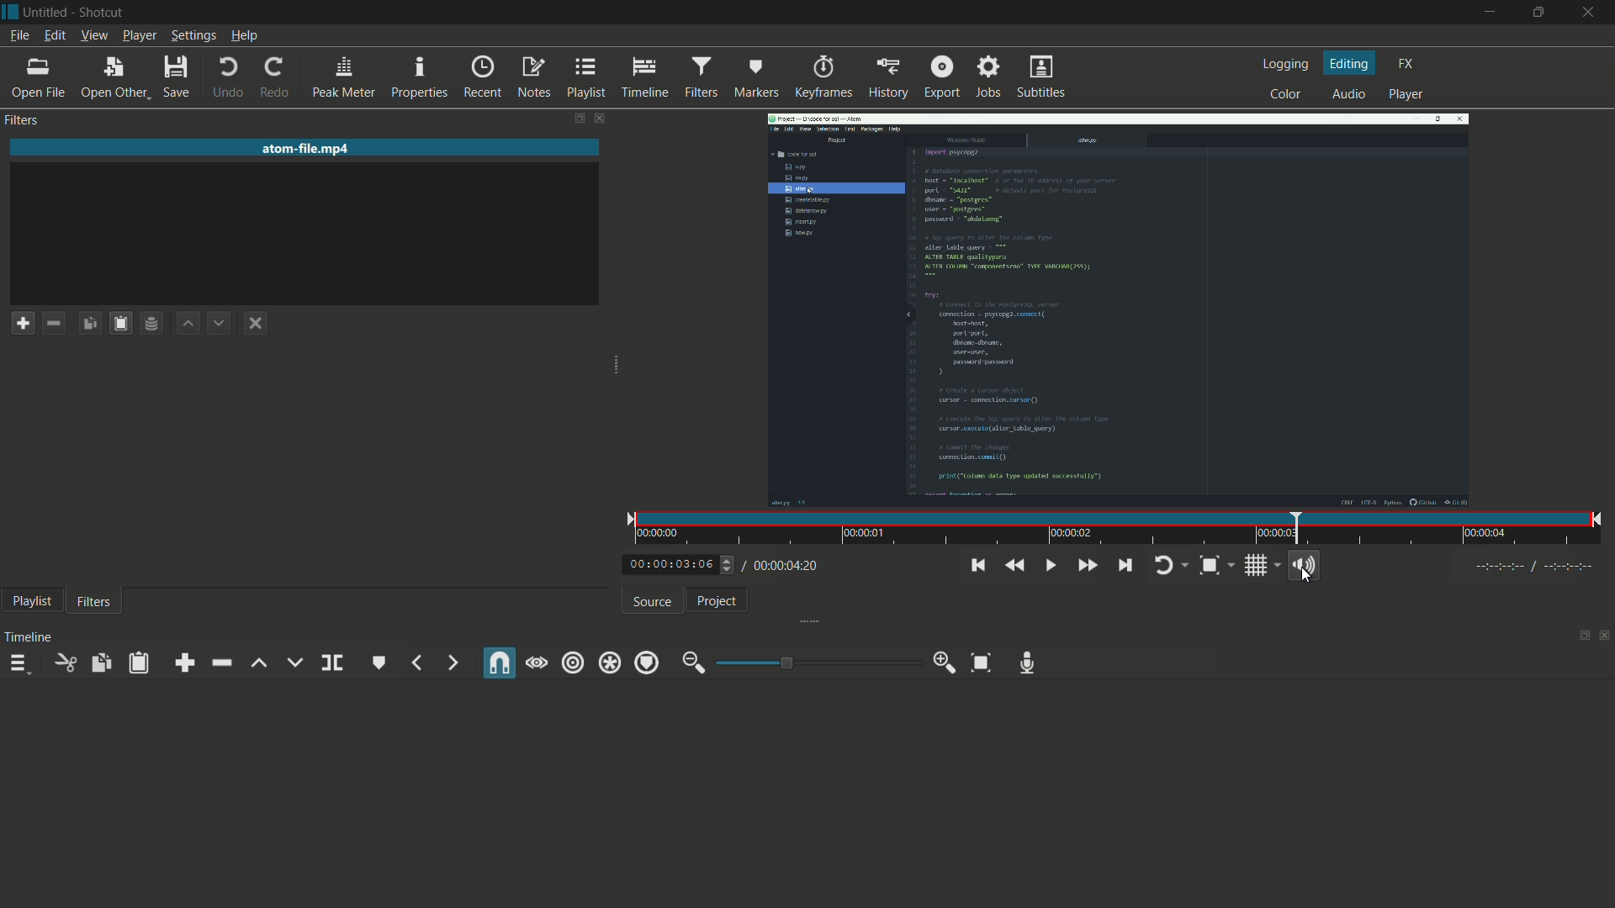 This screenshot has width=1615, height=908. I want to click on split at playhead, so click(332, 663).